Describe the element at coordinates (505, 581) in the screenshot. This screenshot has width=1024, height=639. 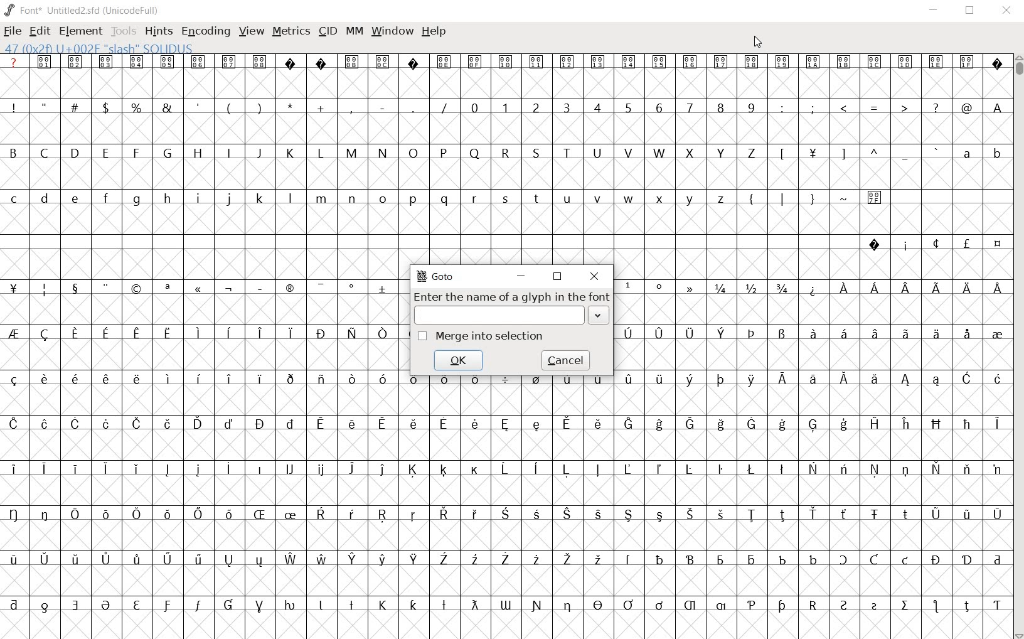
I see `empty cells` at that location.